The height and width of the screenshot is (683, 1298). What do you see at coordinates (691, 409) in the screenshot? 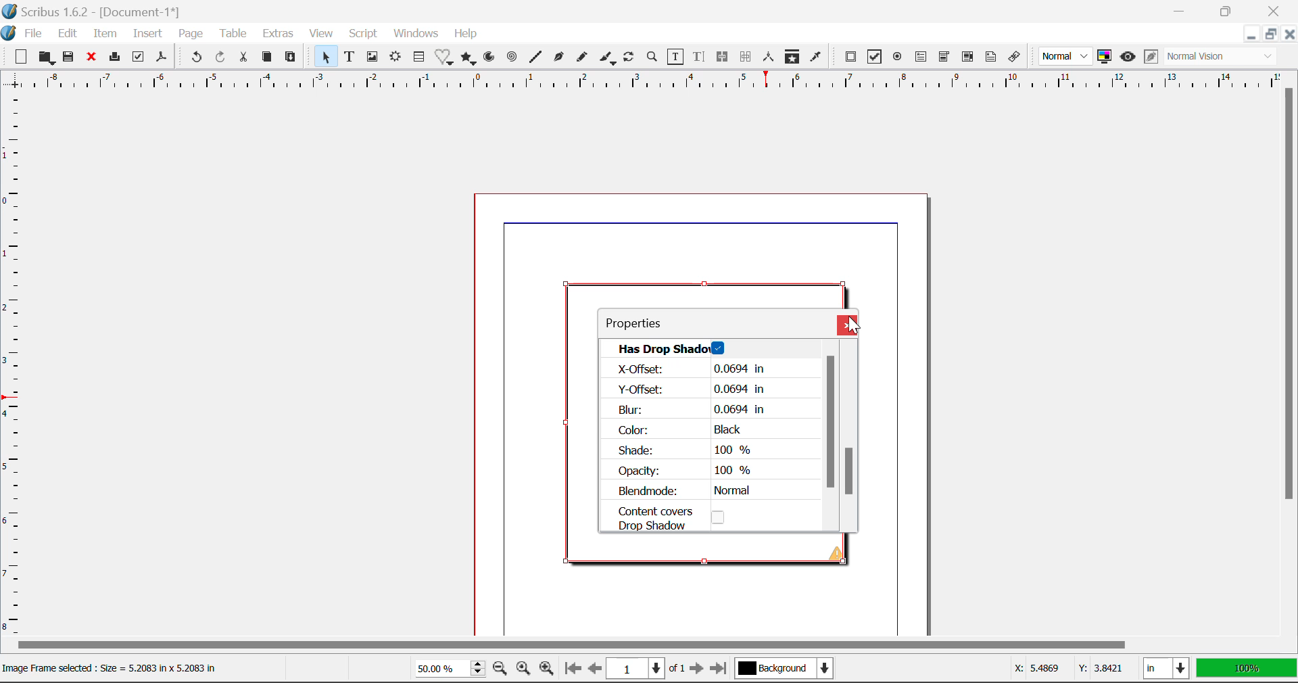
I see `Blur: 0.0694 in` at bounding box center [691, 409].